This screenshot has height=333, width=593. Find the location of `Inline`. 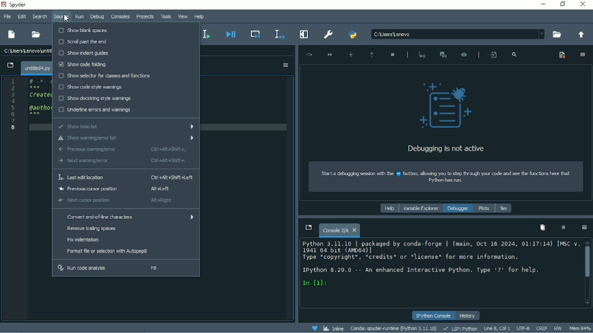

Inline is located at coordinates (333, 329).